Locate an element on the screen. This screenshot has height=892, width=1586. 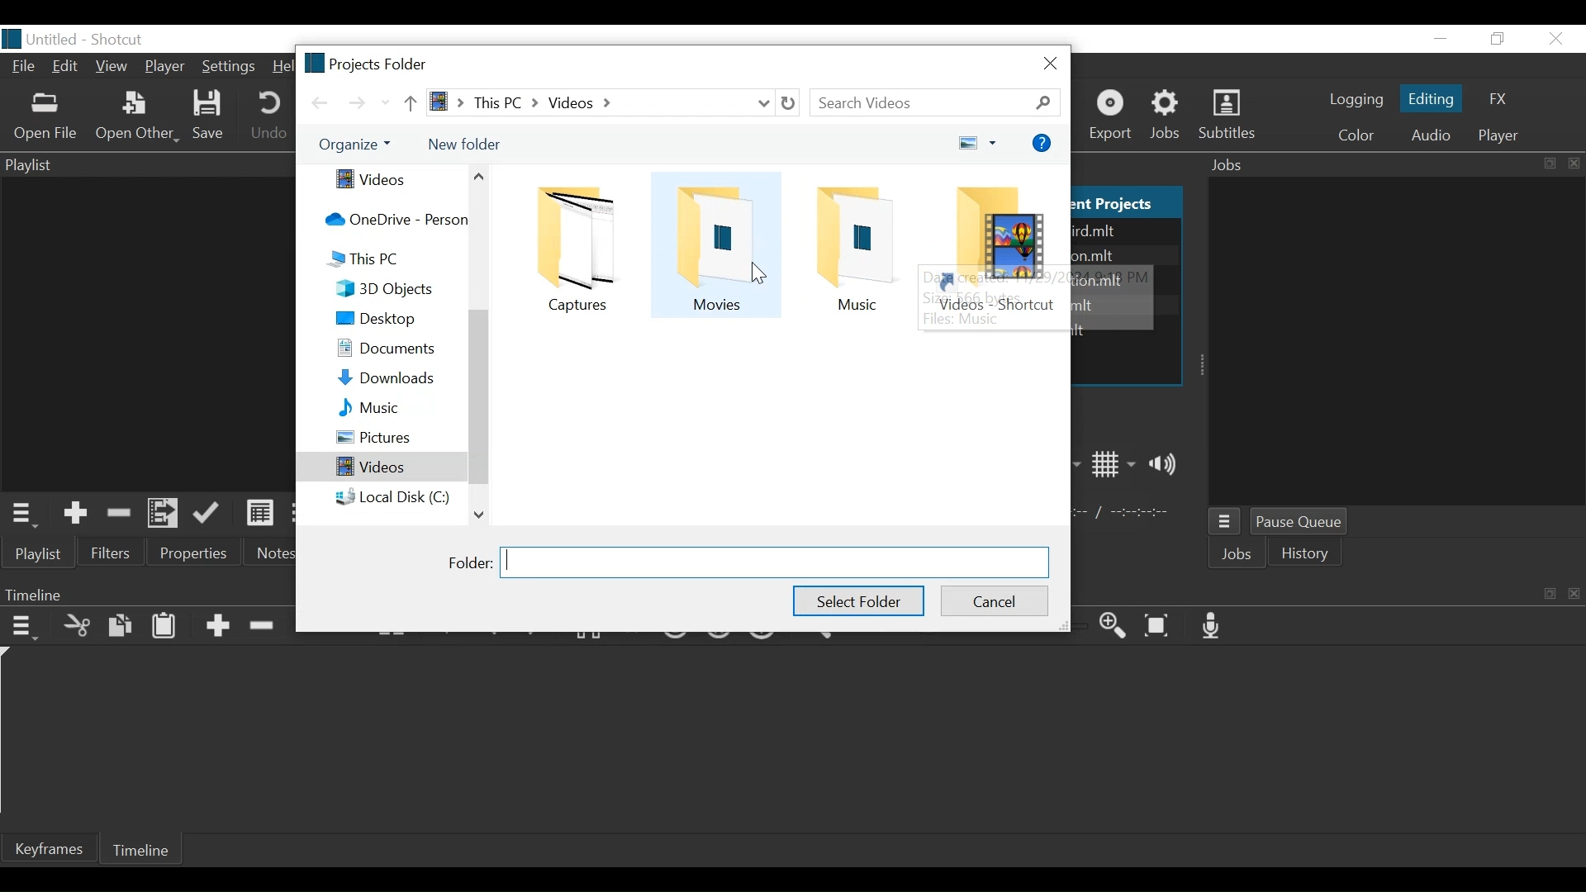
Desktop is located at coordinates (396, 318).